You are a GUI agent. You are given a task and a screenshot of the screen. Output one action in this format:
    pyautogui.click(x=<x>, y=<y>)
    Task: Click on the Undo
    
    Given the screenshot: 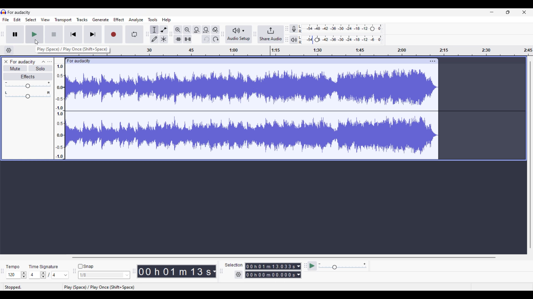 What is the action you would take?
    pyautogui.click(x=206, y=39)
    